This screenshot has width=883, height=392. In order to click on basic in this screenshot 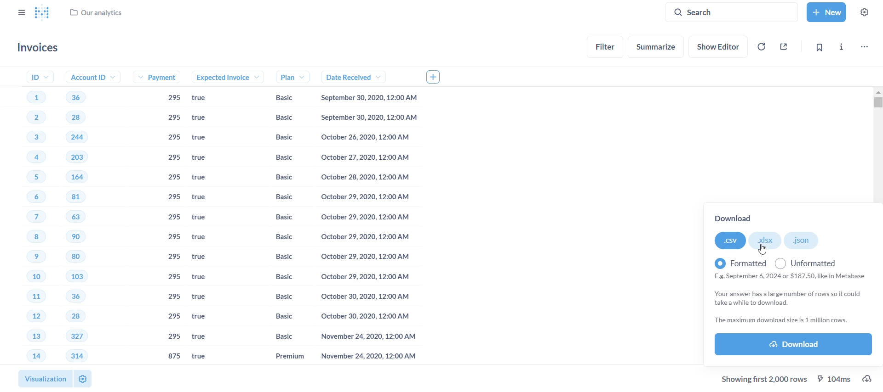, I will do `click(276, 336)`.